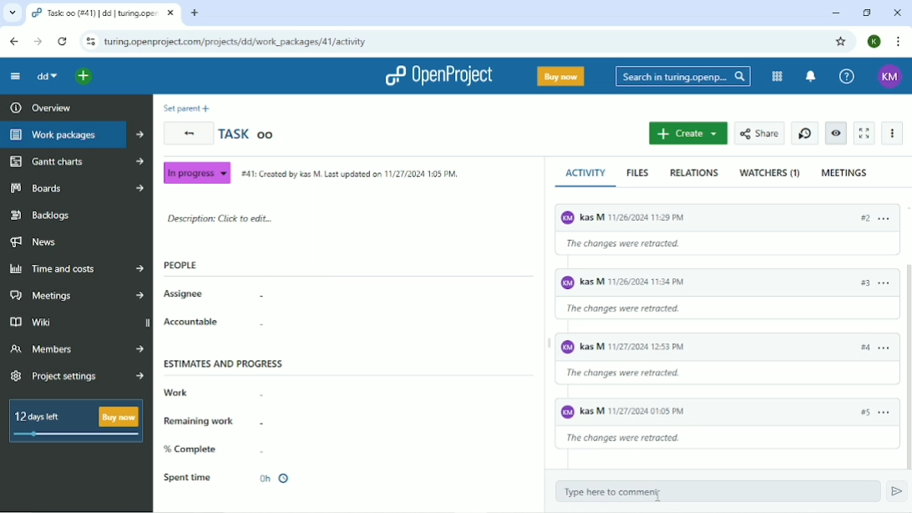  Describe the element at coordinates (625, 348) in the screenshot. I see `KM Kas M 11/26/2024 11:29 PM 12:53 PM` at that location.